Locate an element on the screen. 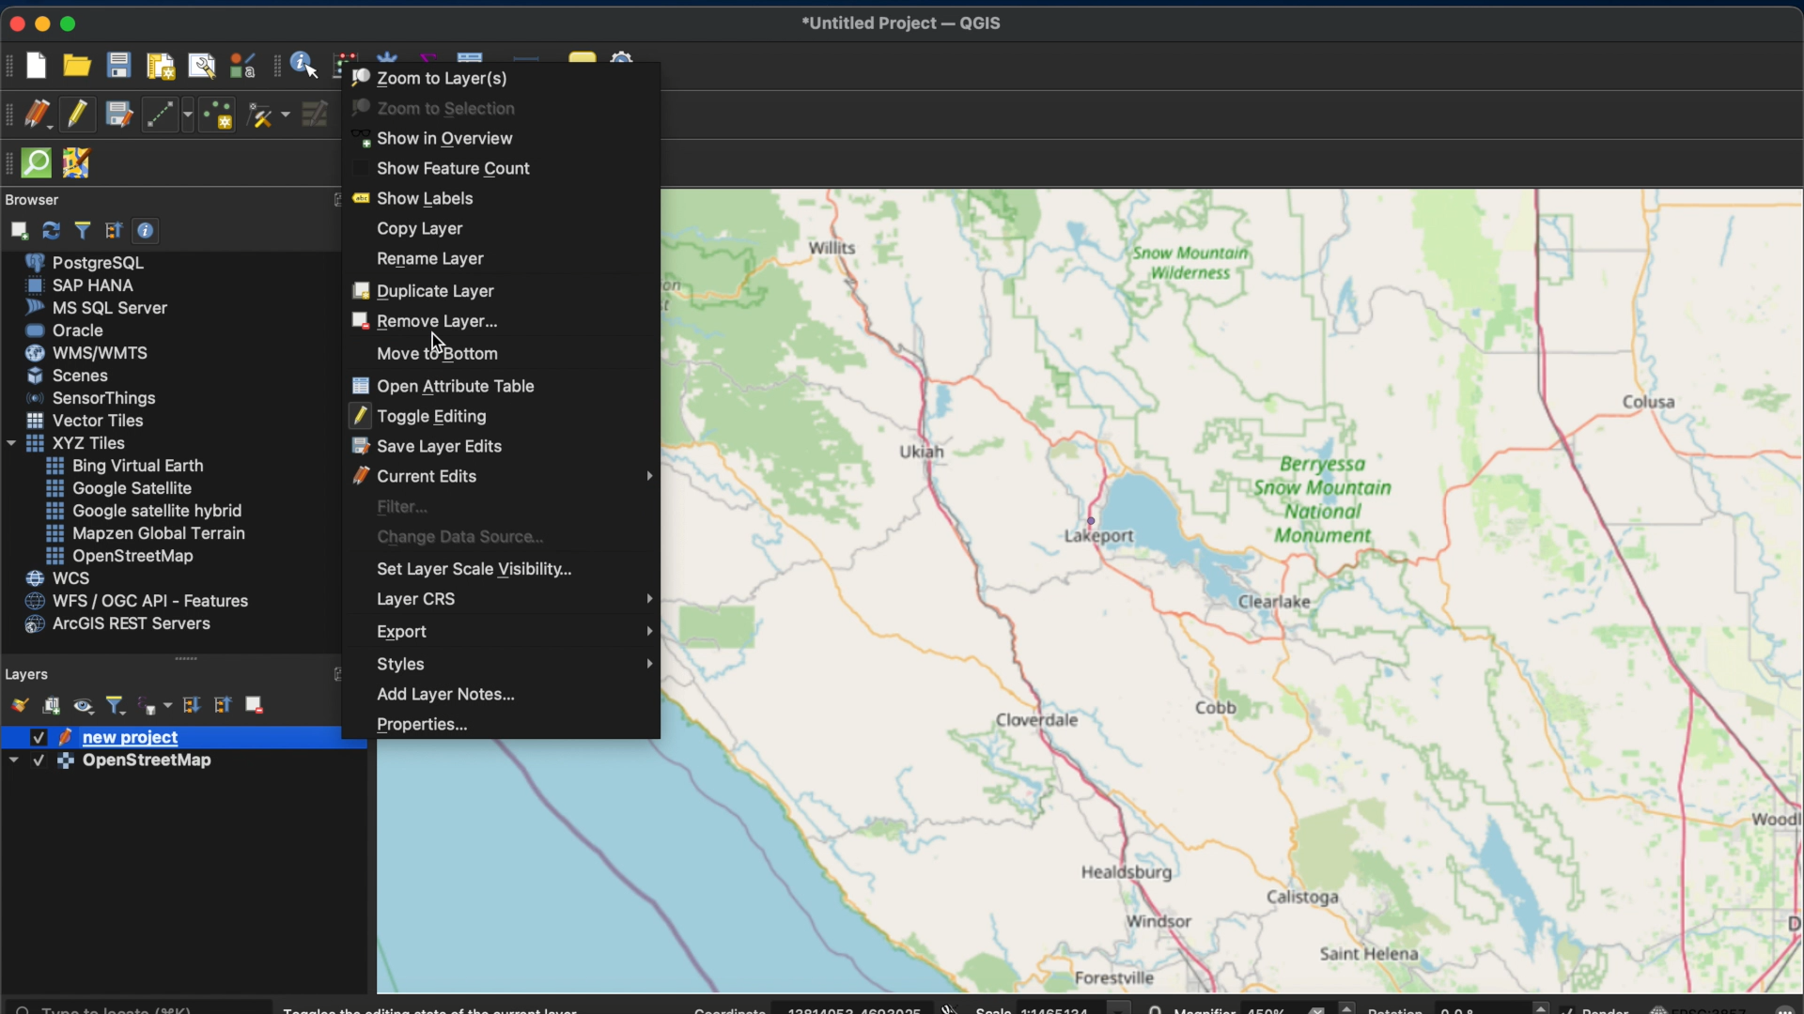 This screenshot has height=1014, width=1804. set layer scale visibility is located at coordinates (470, 567).